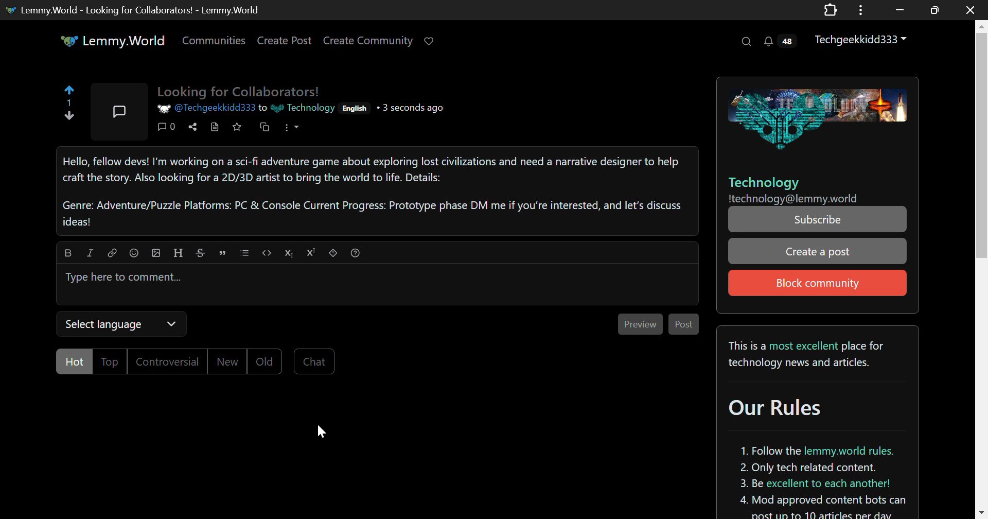 Image resolution: width=988 pixels, height=519 pixels. Describe the element at coordinates (215, 41) in the screenshot. I see `Communities` at that location.